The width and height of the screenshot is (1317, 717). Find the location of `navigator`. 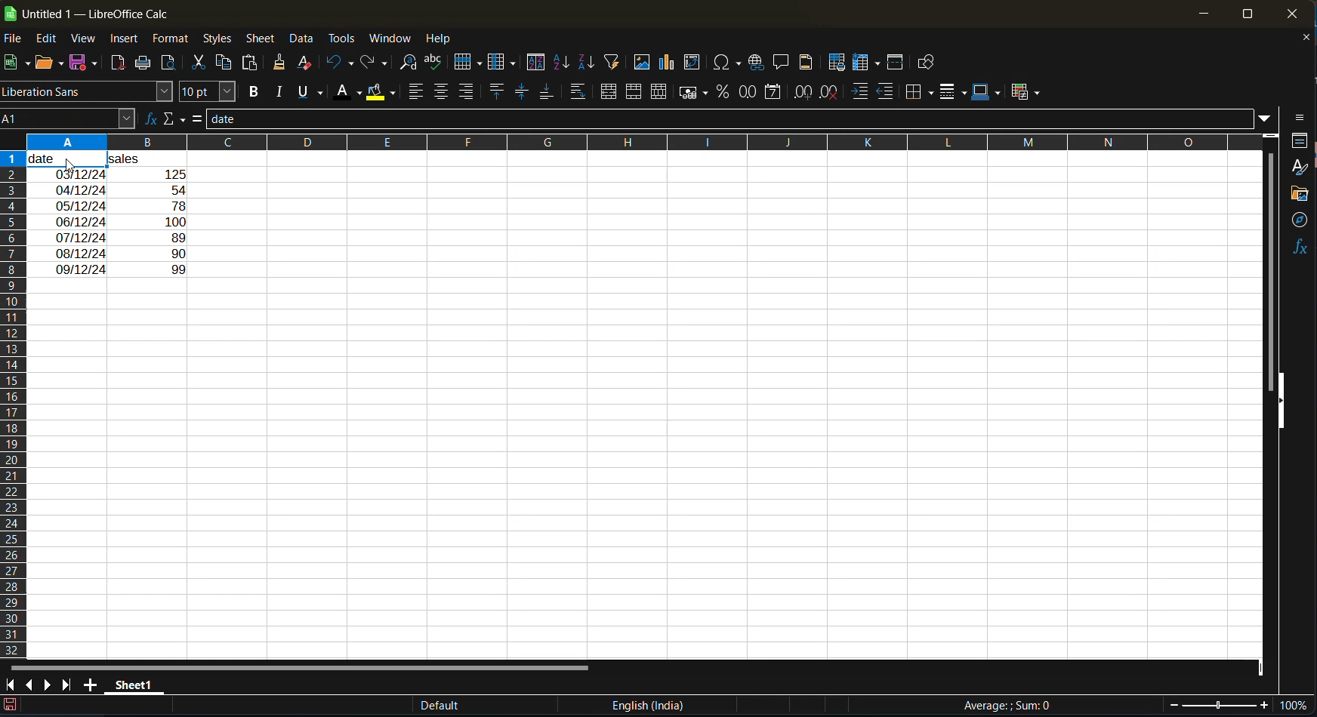

navigator is located at coordinates (1299, 221).